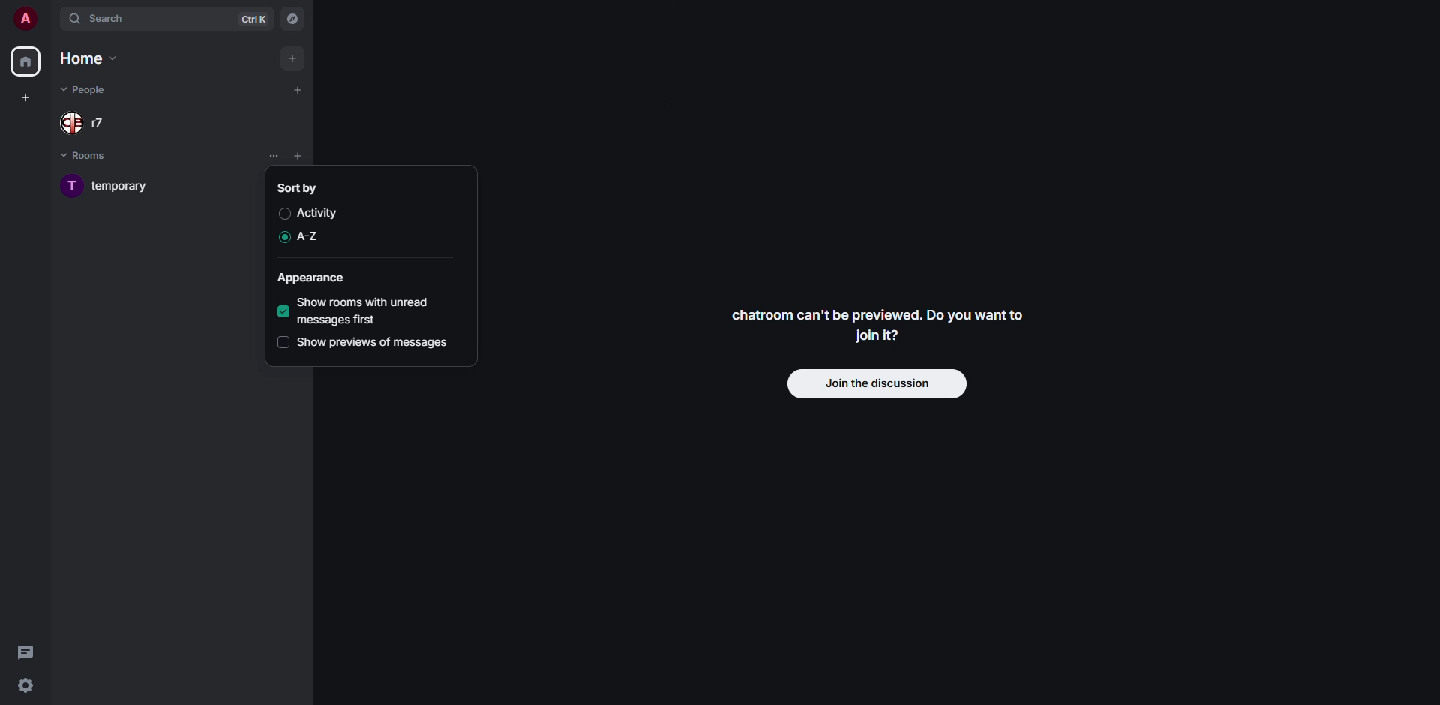  Describe the element at coordinates (90, 121) in the screenshot. I see `people` at that location.